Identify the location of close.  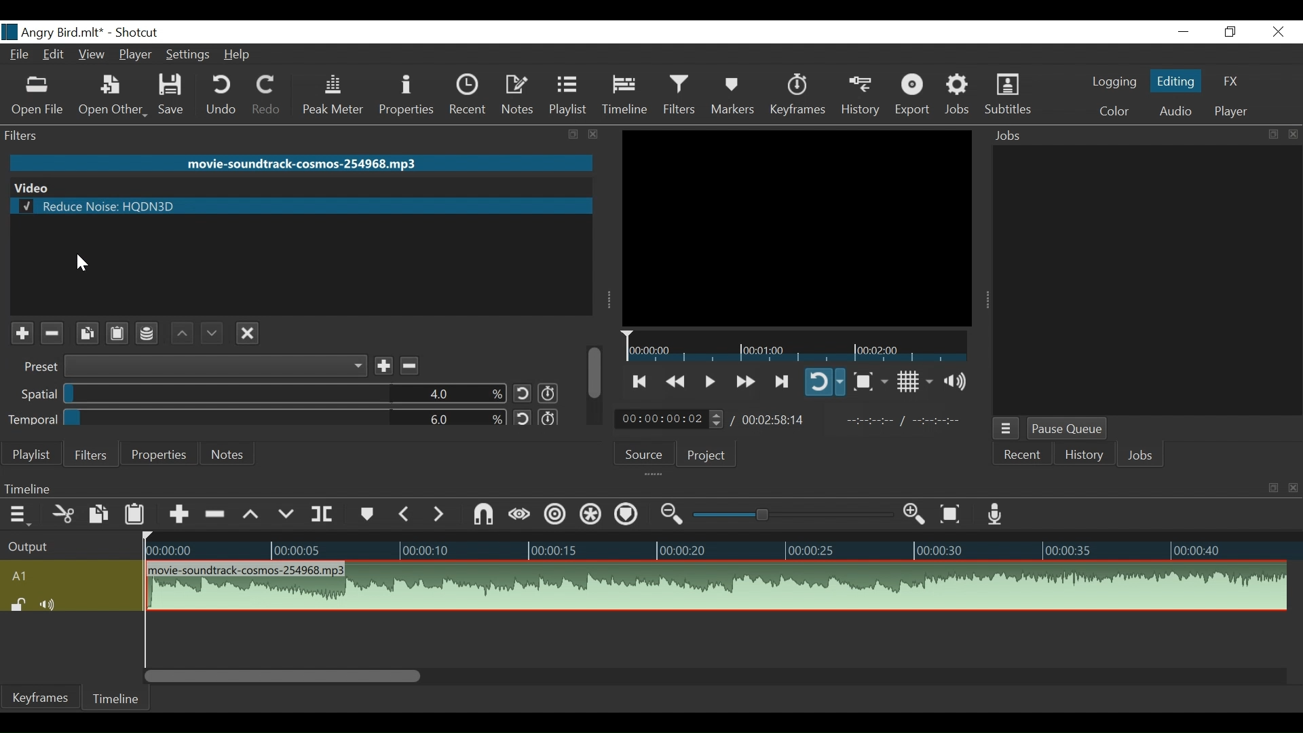
(1291, 487).